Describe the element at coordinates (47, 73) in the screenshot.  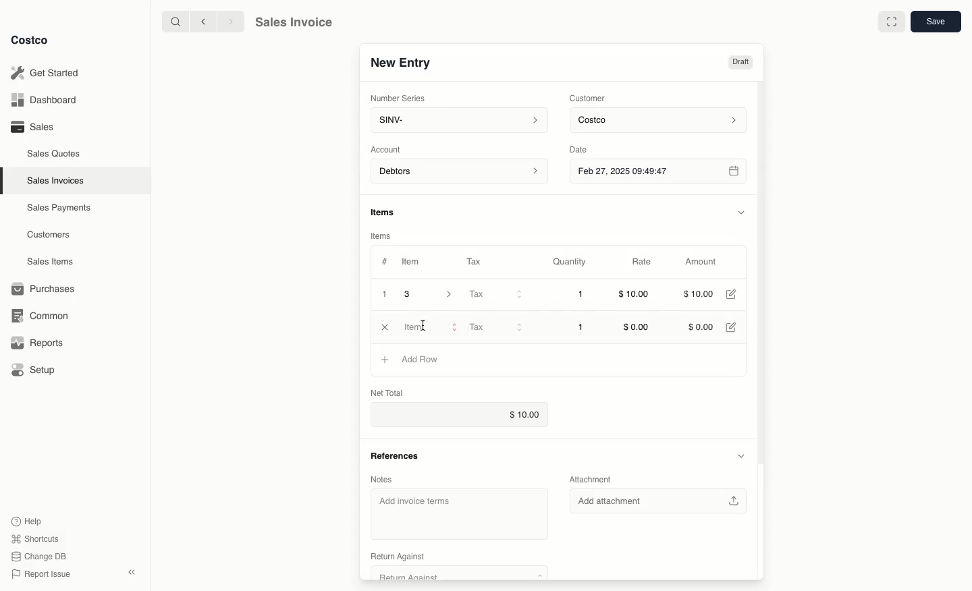
I see `Get Started` at that location.